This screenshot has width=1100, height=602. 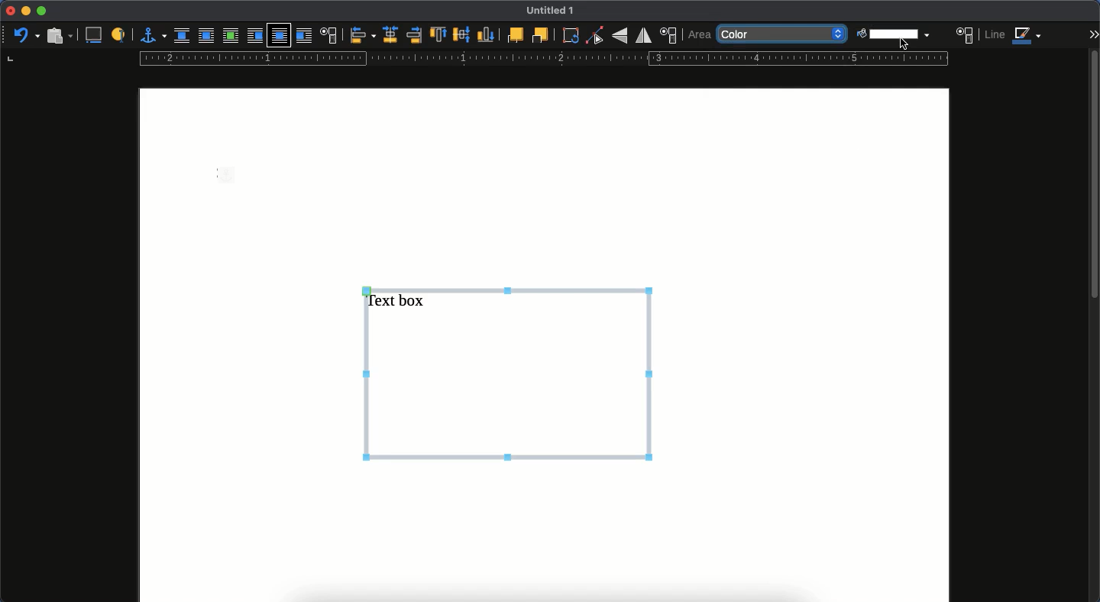 I want to click on centered, so click(x=389, y=35).